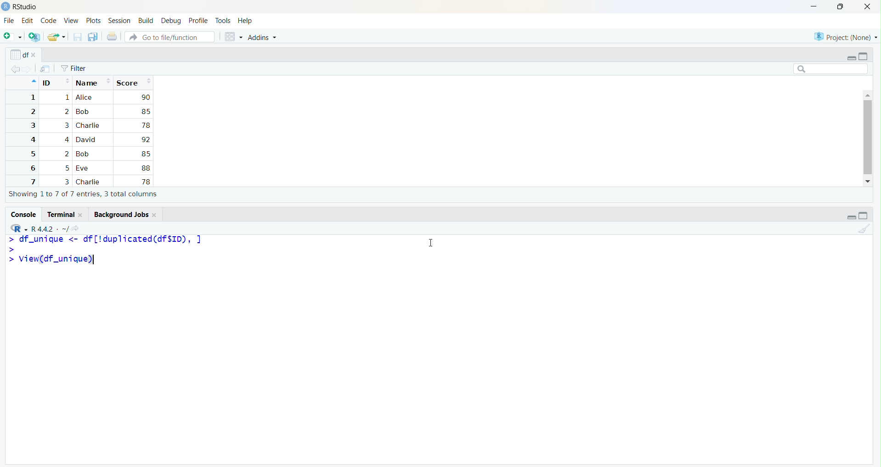 This screenshot has width=881, height=467. Describe the element at coordinates (844, 37) in the screenshot. I see `Project (None)` at that location.